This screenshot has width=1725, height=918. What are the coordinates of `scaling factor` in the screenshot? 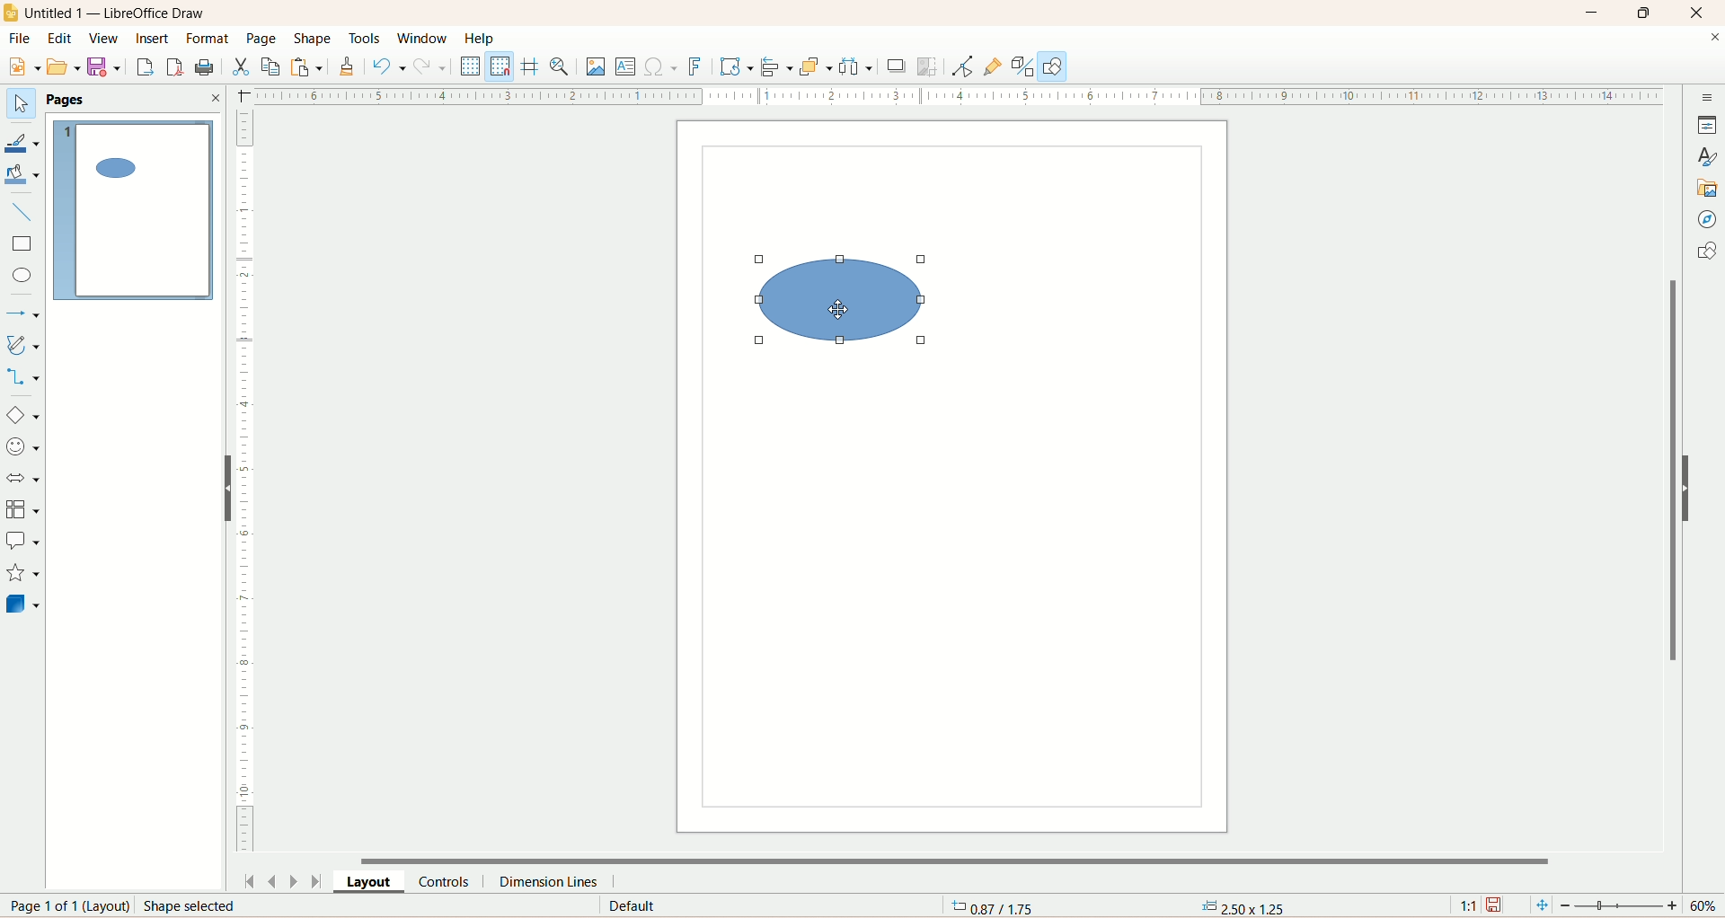 It's located at (1471, 904).